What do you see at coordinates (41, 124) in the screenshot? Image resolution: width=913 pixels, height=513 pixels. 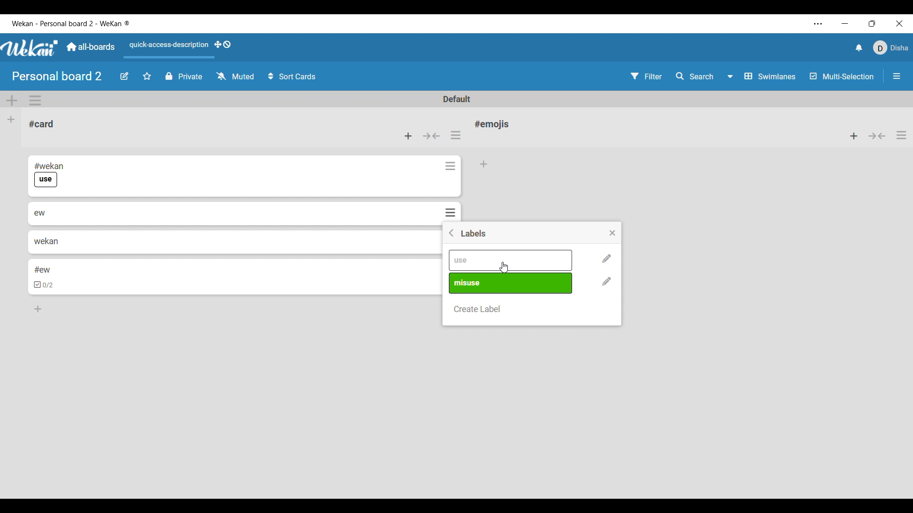 I see `Card name` at bounding box center [41, 124].